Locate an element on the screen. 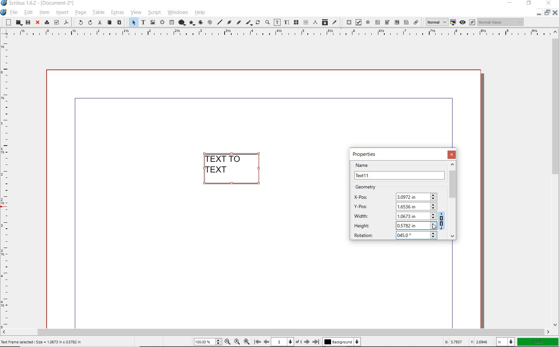 The width and height of the screenshot is (559, 347). link annotation is located at coordinates (415, 22).